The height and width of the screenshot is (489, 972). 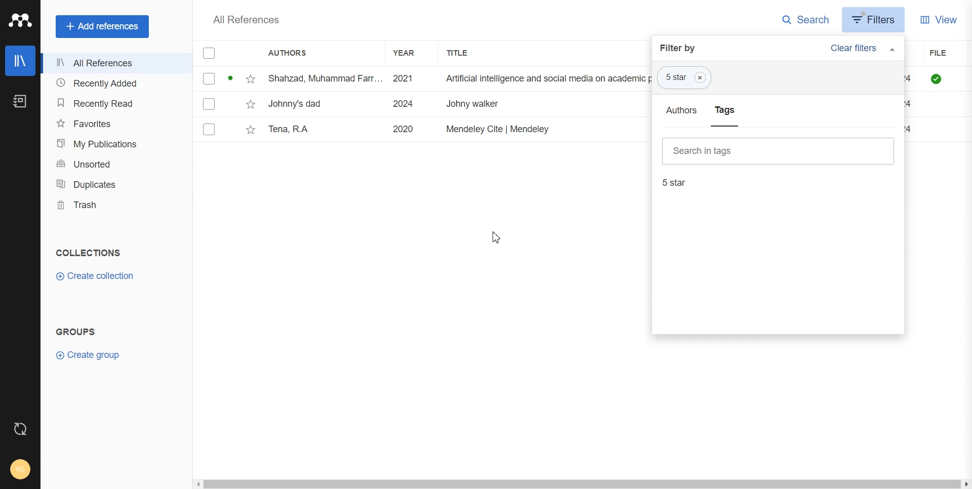 What do you see at coordinates (114, 163) in the screenshot?
I see `Unsorted` at bounding box center [114, 163].